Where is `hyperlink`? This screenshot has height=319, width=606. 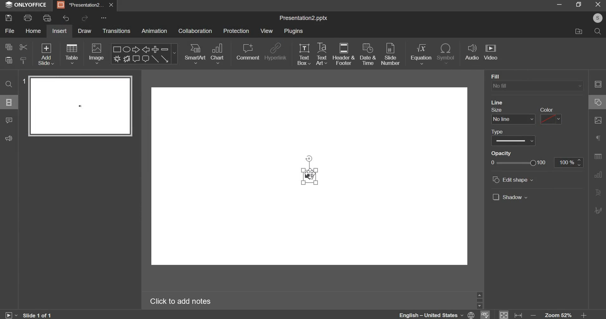 hyperlink is located at coordinates (276, 51).